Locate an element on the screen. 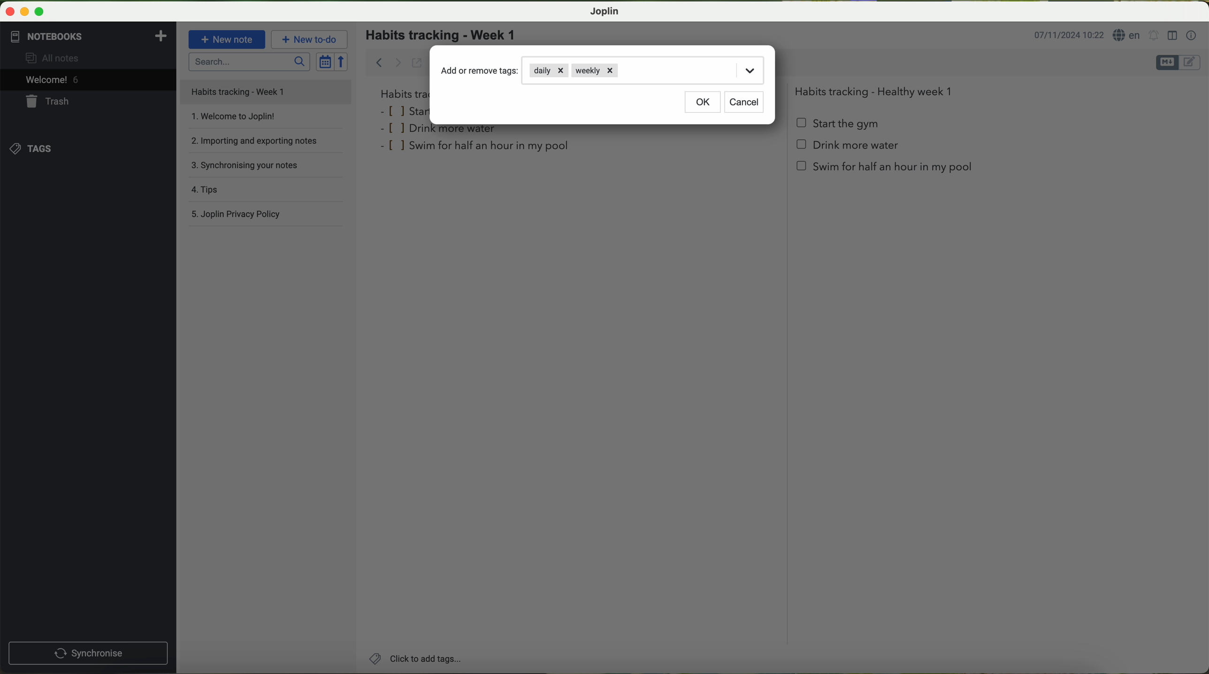 The width and height of the screenshot is (1209, 674). Drink more water is located at coordinates (848, 148).